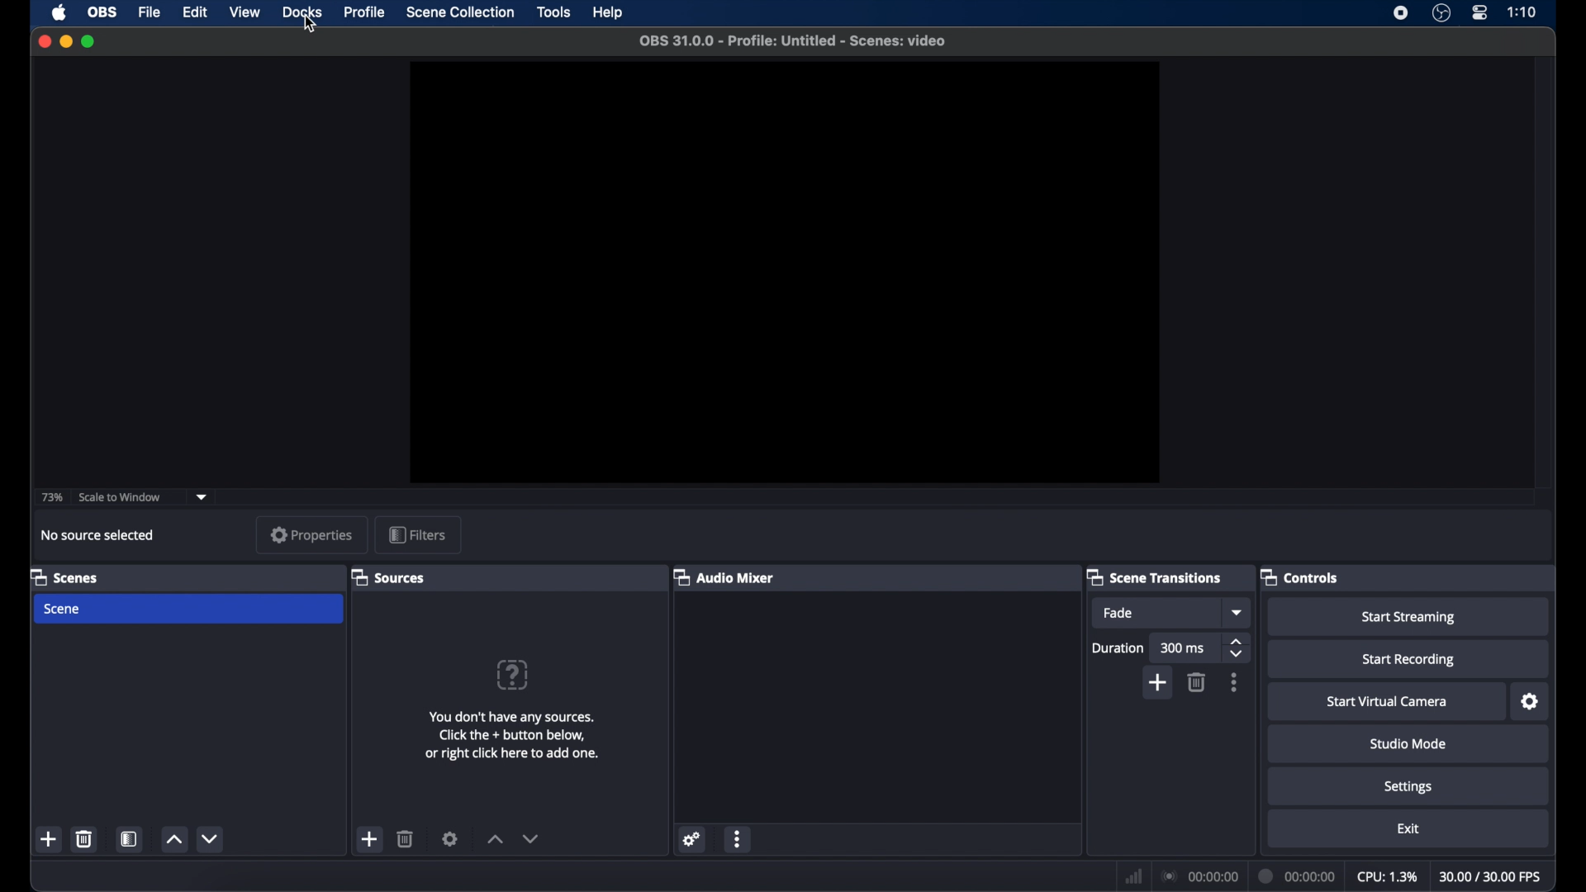  What do you see at coordinates (100, 12) in the screenshot?
I see `obs` at bounding box center [100, 12].